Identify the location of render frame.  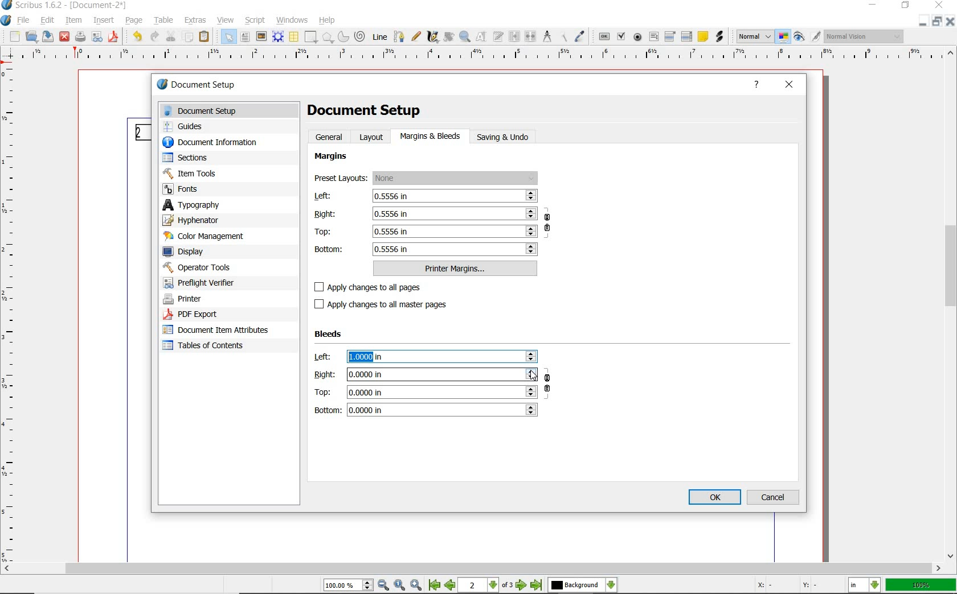
(278, 36).